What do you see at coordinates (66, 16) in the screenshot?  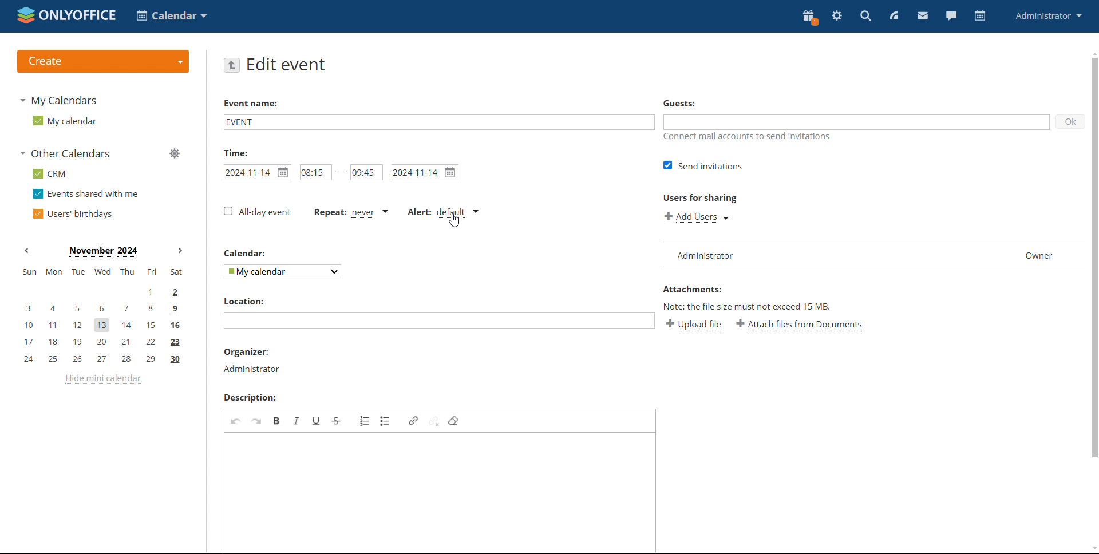 I see `logo` at bounding box center [66, 16].